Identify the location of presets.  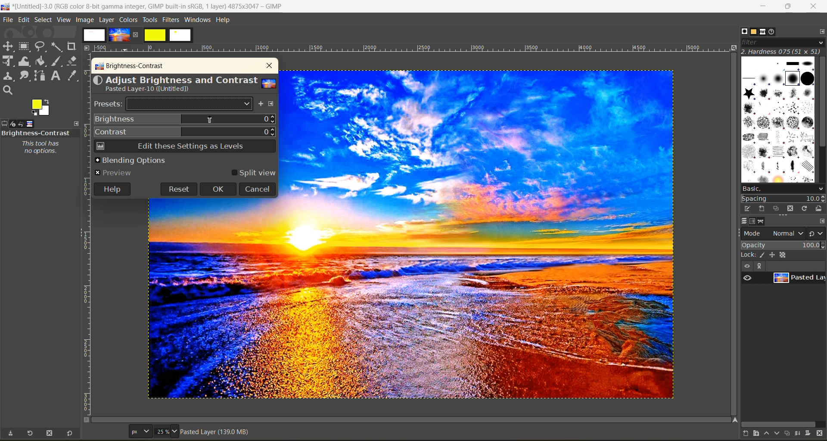
(174, 104).